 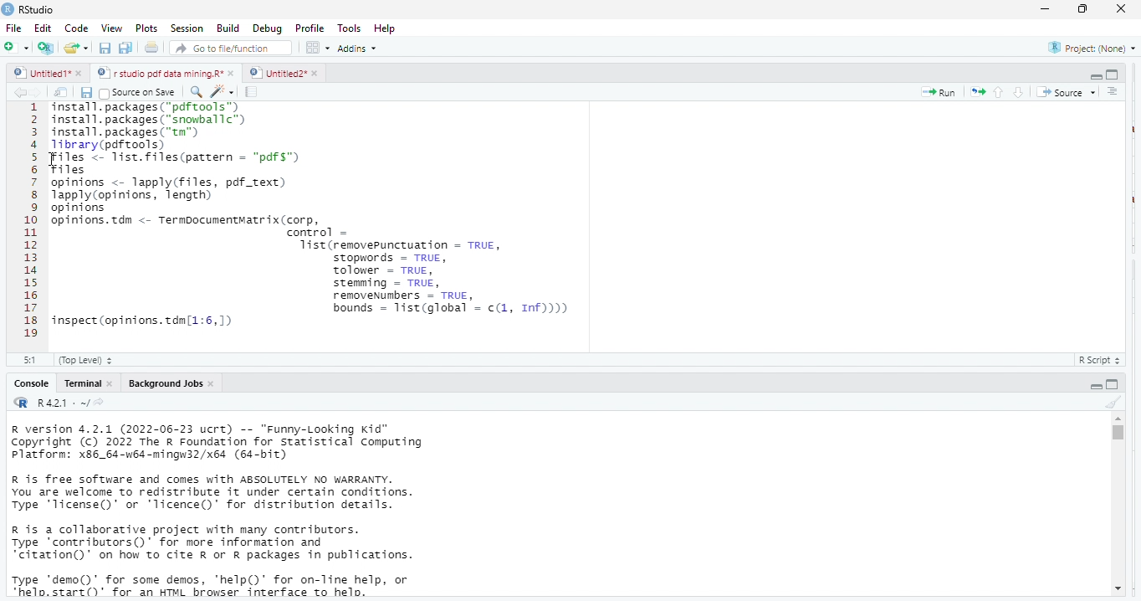 What do you see at coordinates (159, 74) in the screenshot?
I see `rs studio pdf data mining r` at bounding box center [159, 74].